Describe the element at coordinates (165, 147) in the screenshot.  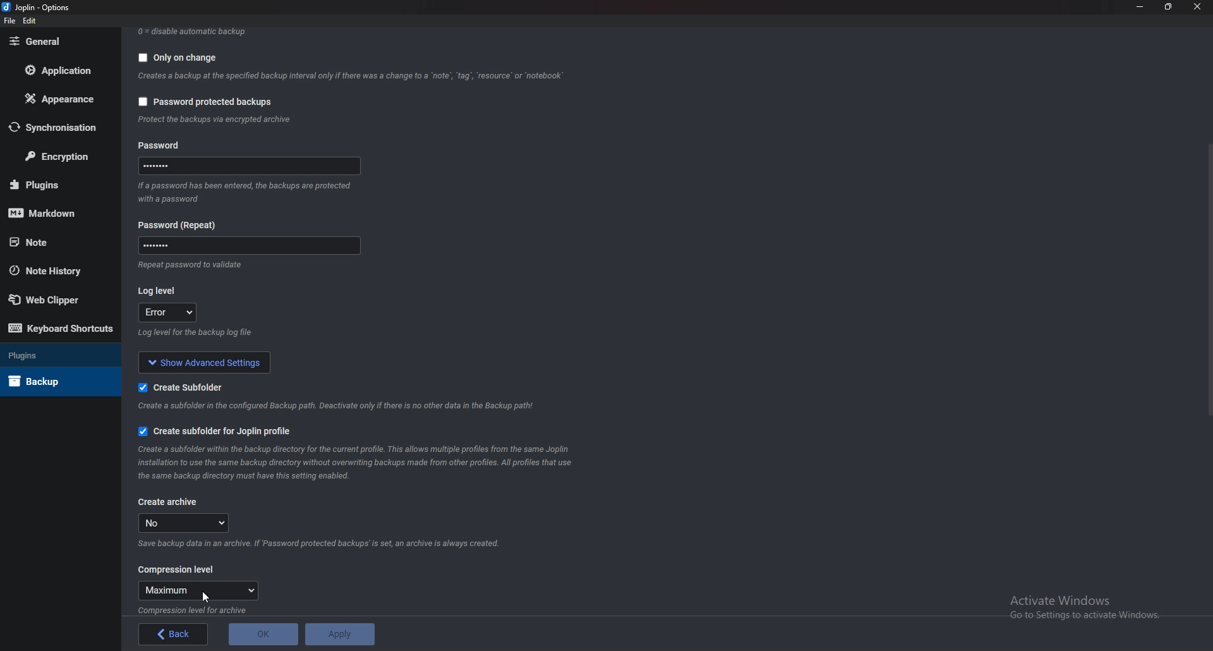
I see `Password` at that location.